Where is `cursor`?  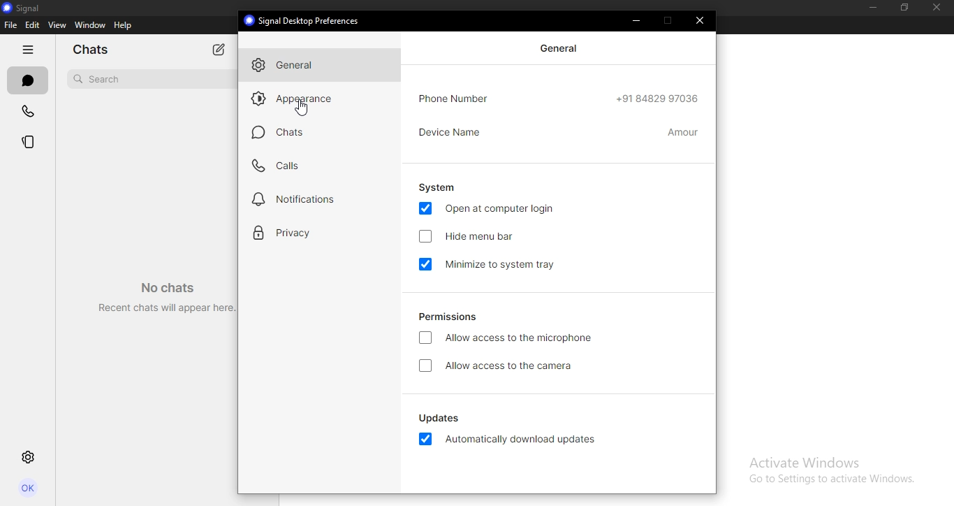 cursor is located at coordinates (303, 108).